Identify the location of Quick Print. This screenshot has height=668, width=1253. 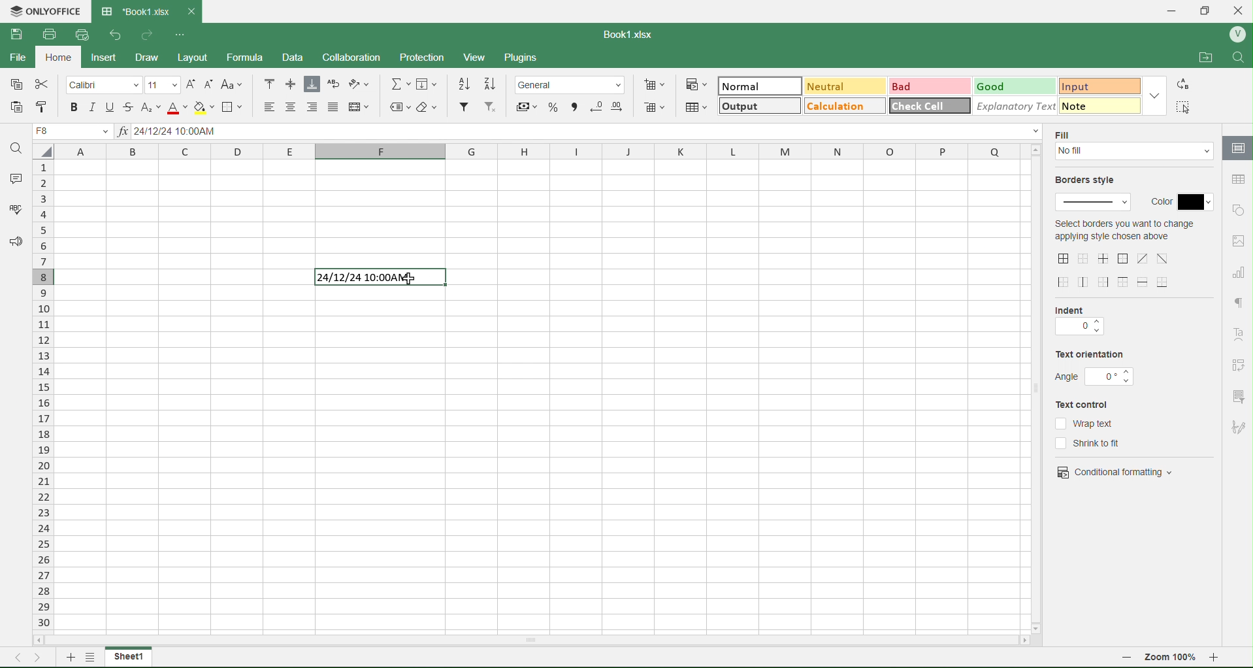
(80, 35).